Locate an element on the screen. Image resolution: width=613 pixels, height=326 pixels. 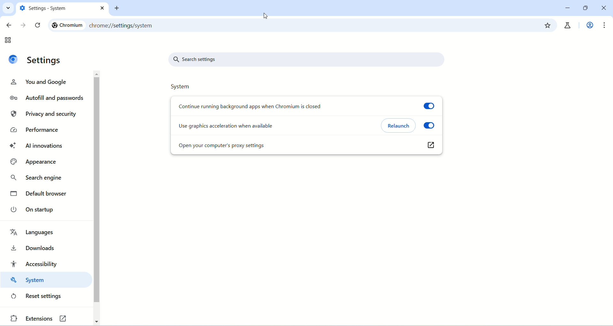
chrome labs is located at coordinates (569, 24).